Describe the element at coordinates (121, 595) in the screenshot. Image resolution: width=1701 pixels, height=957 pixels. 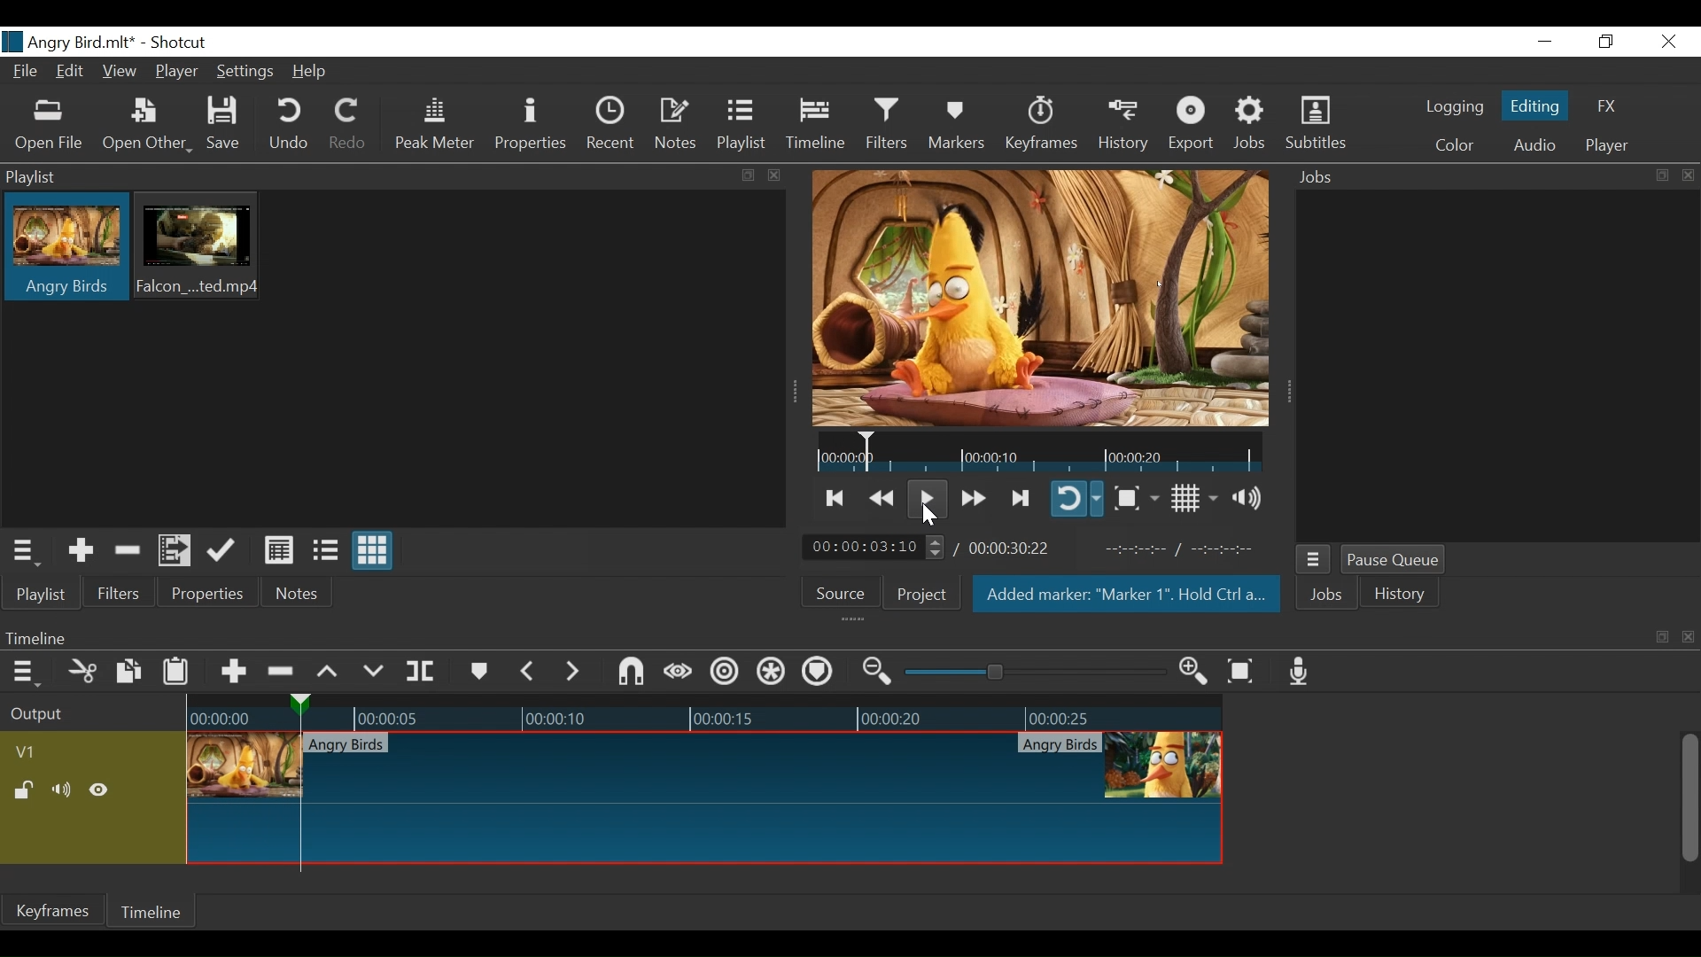
I see `Filters` at that location.